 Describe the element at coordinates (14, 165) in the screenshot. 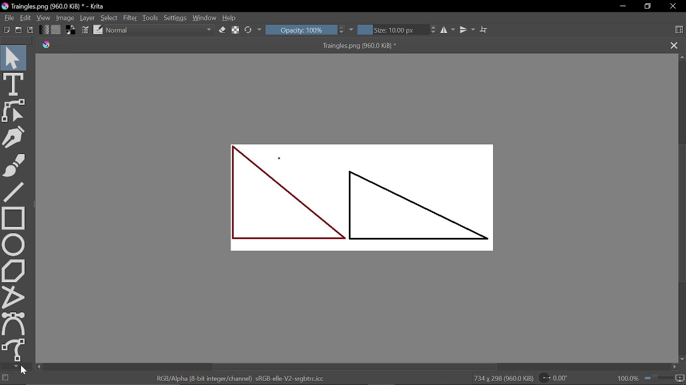

I see `Paintbrush tool` at that location.